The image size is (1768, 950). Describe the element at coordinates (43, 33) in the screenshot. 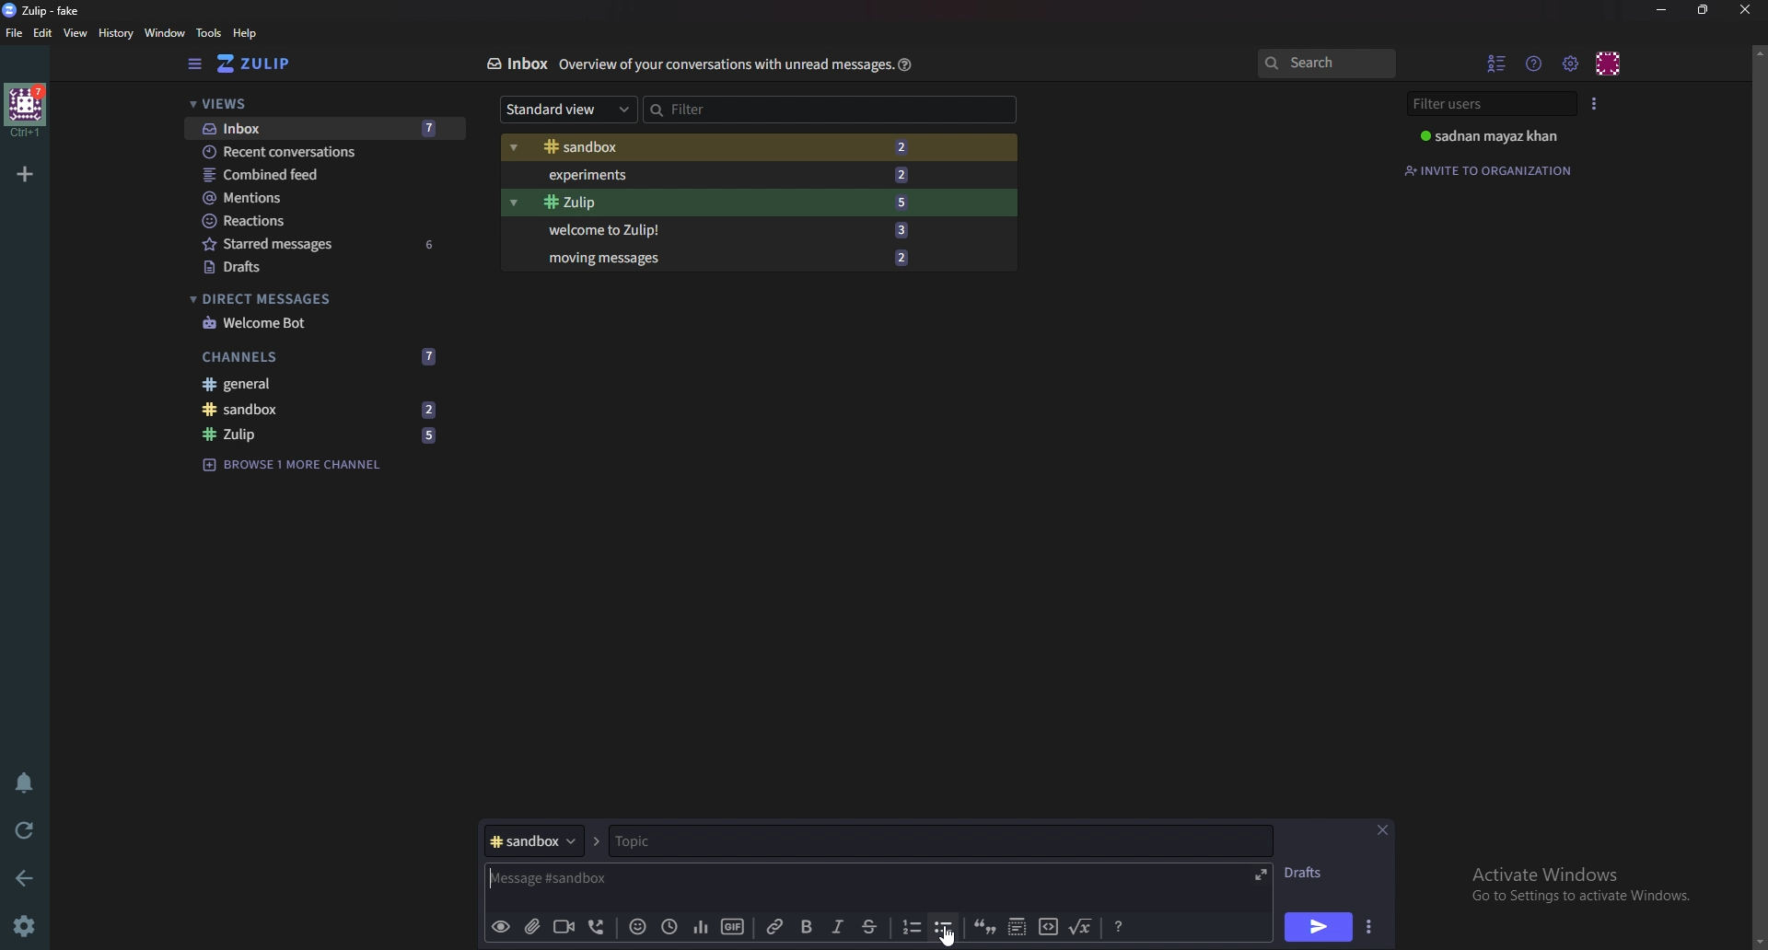

I see `Edit` at that location.